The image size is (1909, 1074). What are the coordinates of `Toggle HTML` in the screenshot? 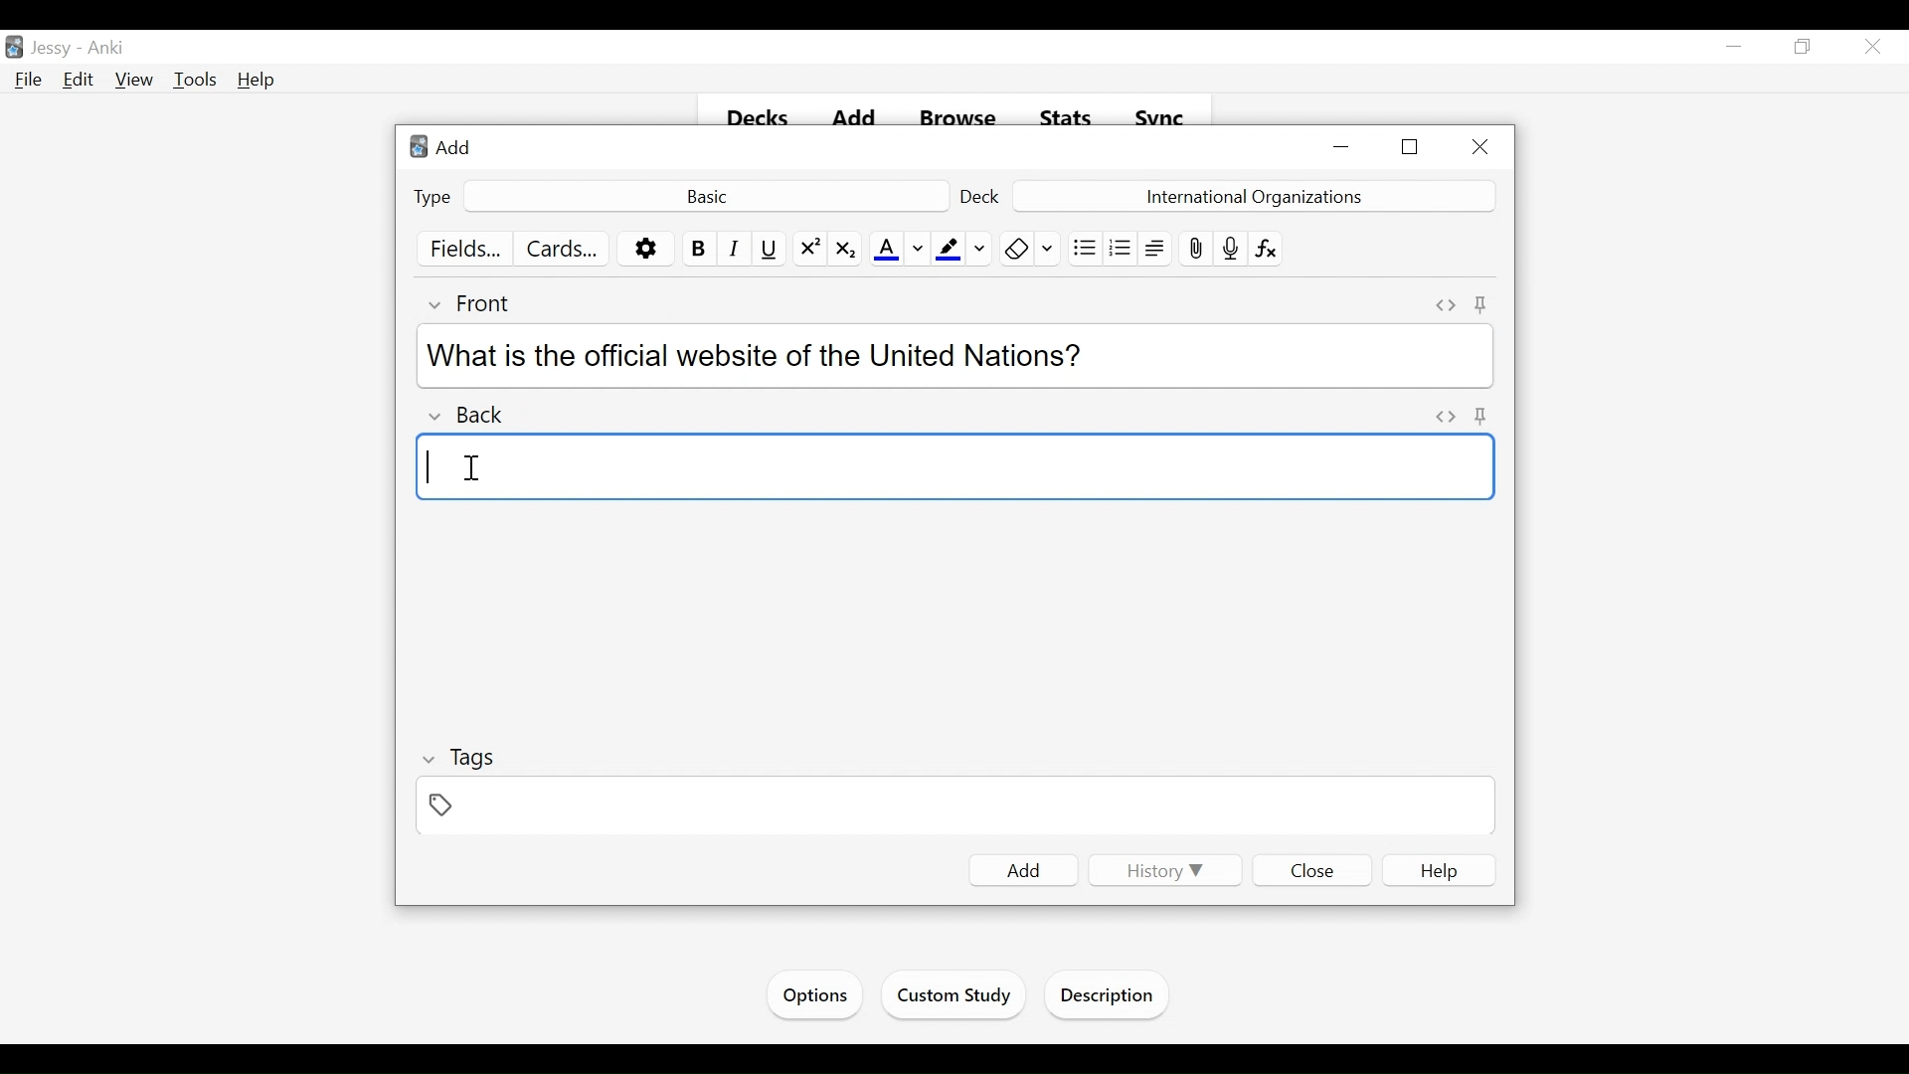 It's located at (1445, 304).